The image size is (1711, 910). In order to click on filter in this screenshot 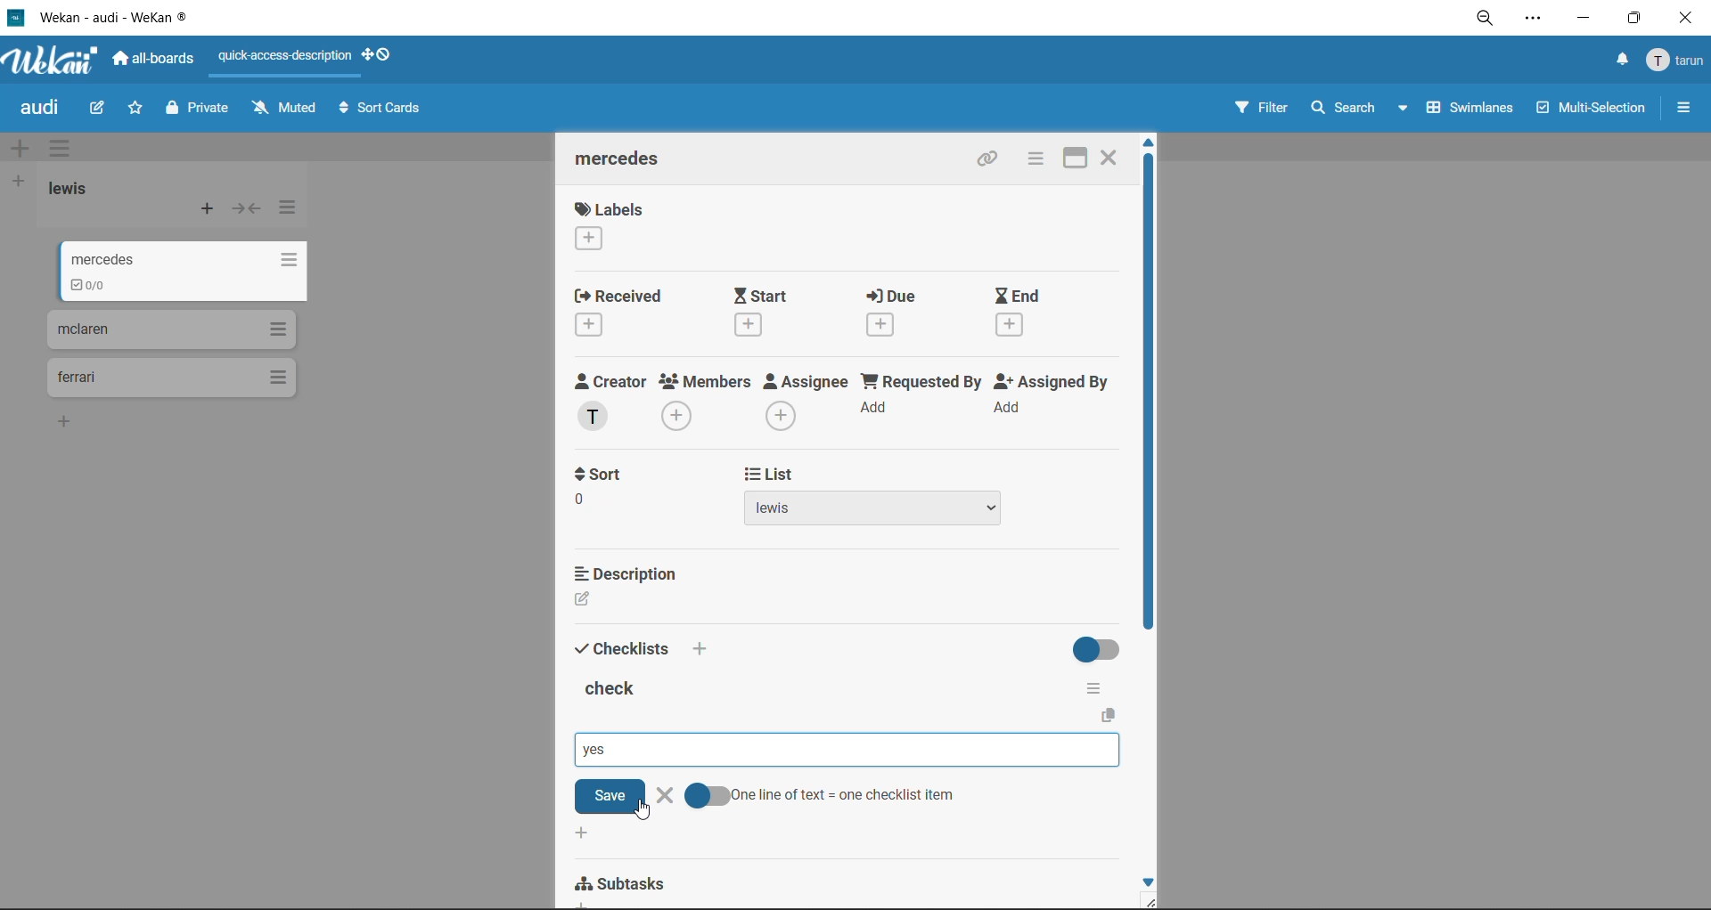, I will do `click(1259, 110)`.